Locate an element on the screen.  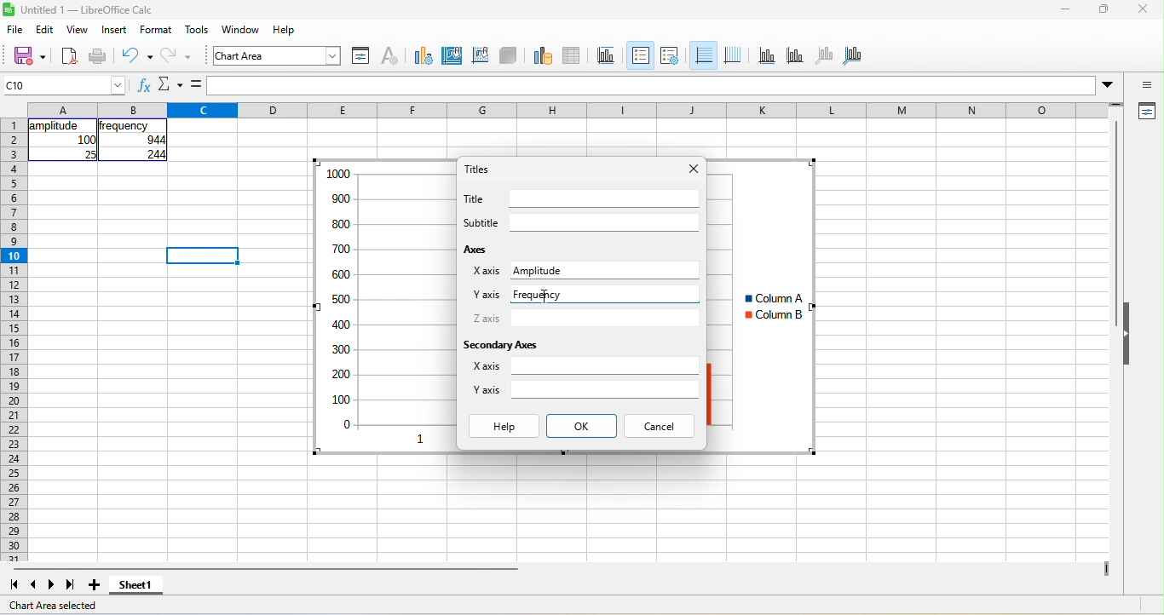
Selected cell highlighted is located at coordinates (202, 256).